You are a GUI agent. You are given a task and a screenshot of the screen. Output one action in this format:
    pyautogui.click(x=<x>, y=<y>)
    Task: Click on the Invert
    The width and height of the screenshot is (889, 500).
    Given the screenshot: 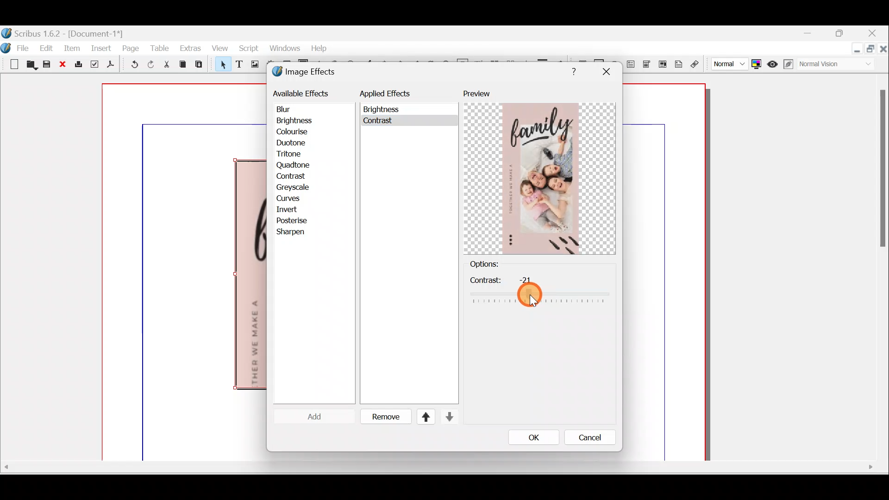 What is the action you would take?
    pyautogui.click(x=295, y=210)
    